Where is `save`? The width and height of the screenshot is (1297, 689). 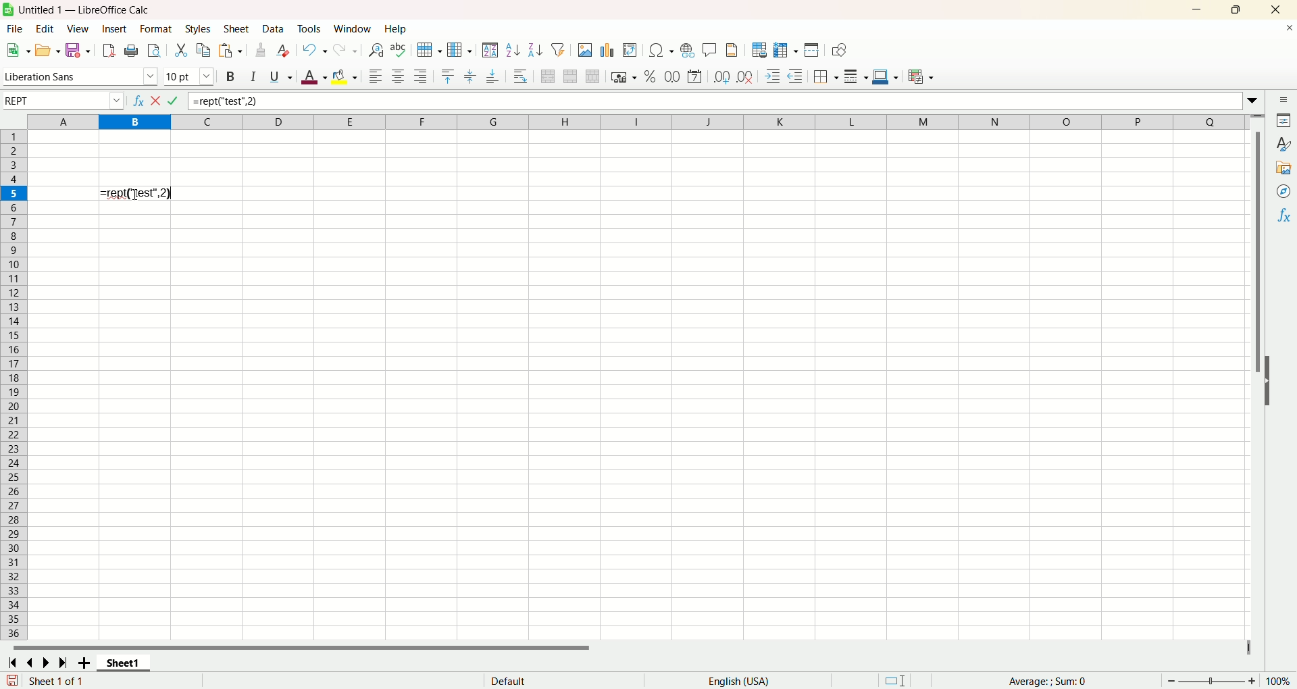 save is located at coordinates (78, 51).